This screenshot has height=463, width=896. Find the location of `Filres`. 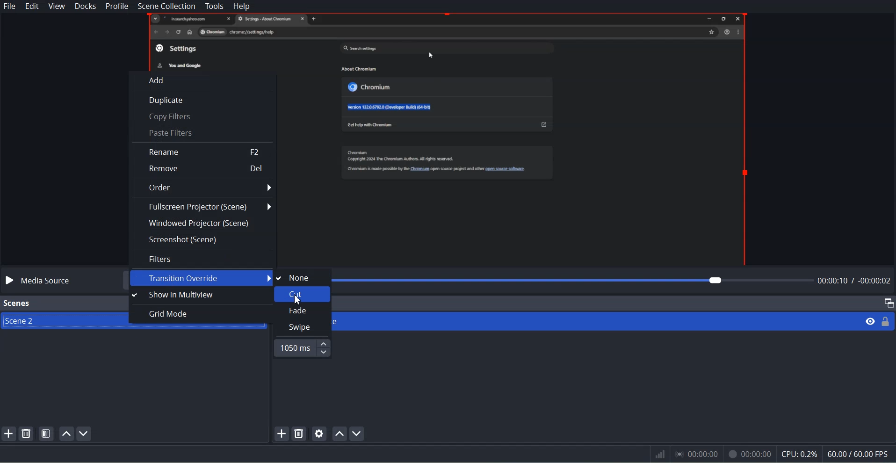

Filres is located at coordinates (202, 259).